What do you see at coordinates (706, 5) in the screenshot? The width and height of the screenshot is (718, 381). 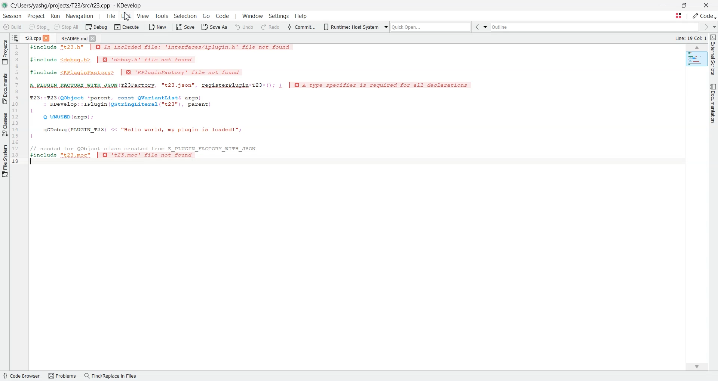 I see `Close` at bounding box center [706, 5].